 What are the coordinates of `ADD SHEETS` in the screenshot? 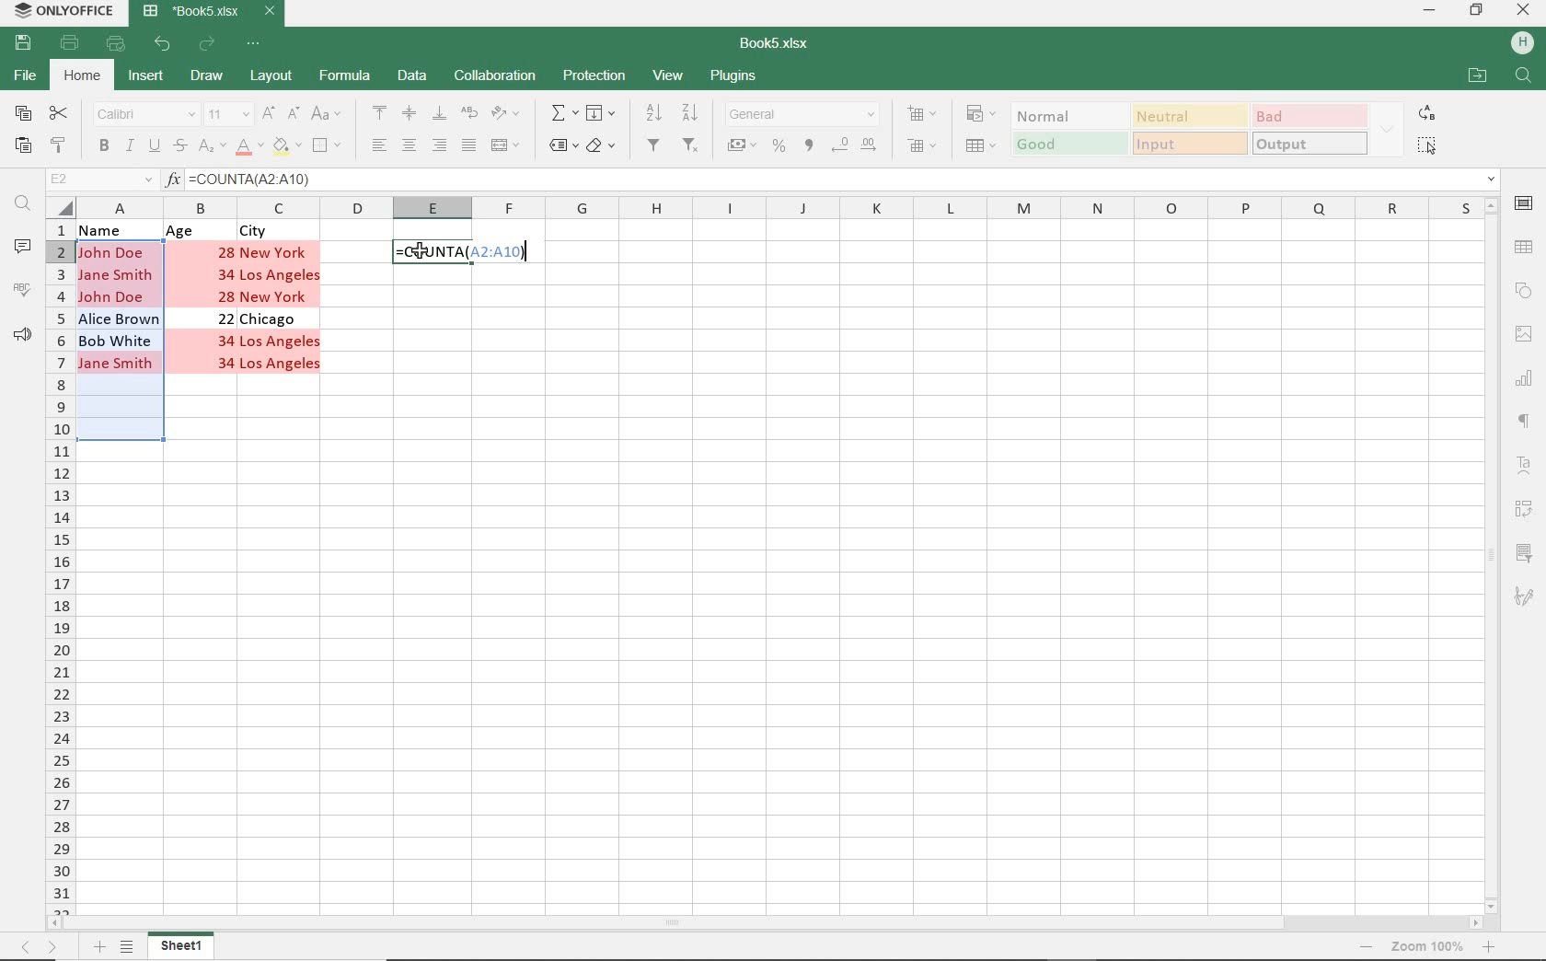 It's located at (99, 947).